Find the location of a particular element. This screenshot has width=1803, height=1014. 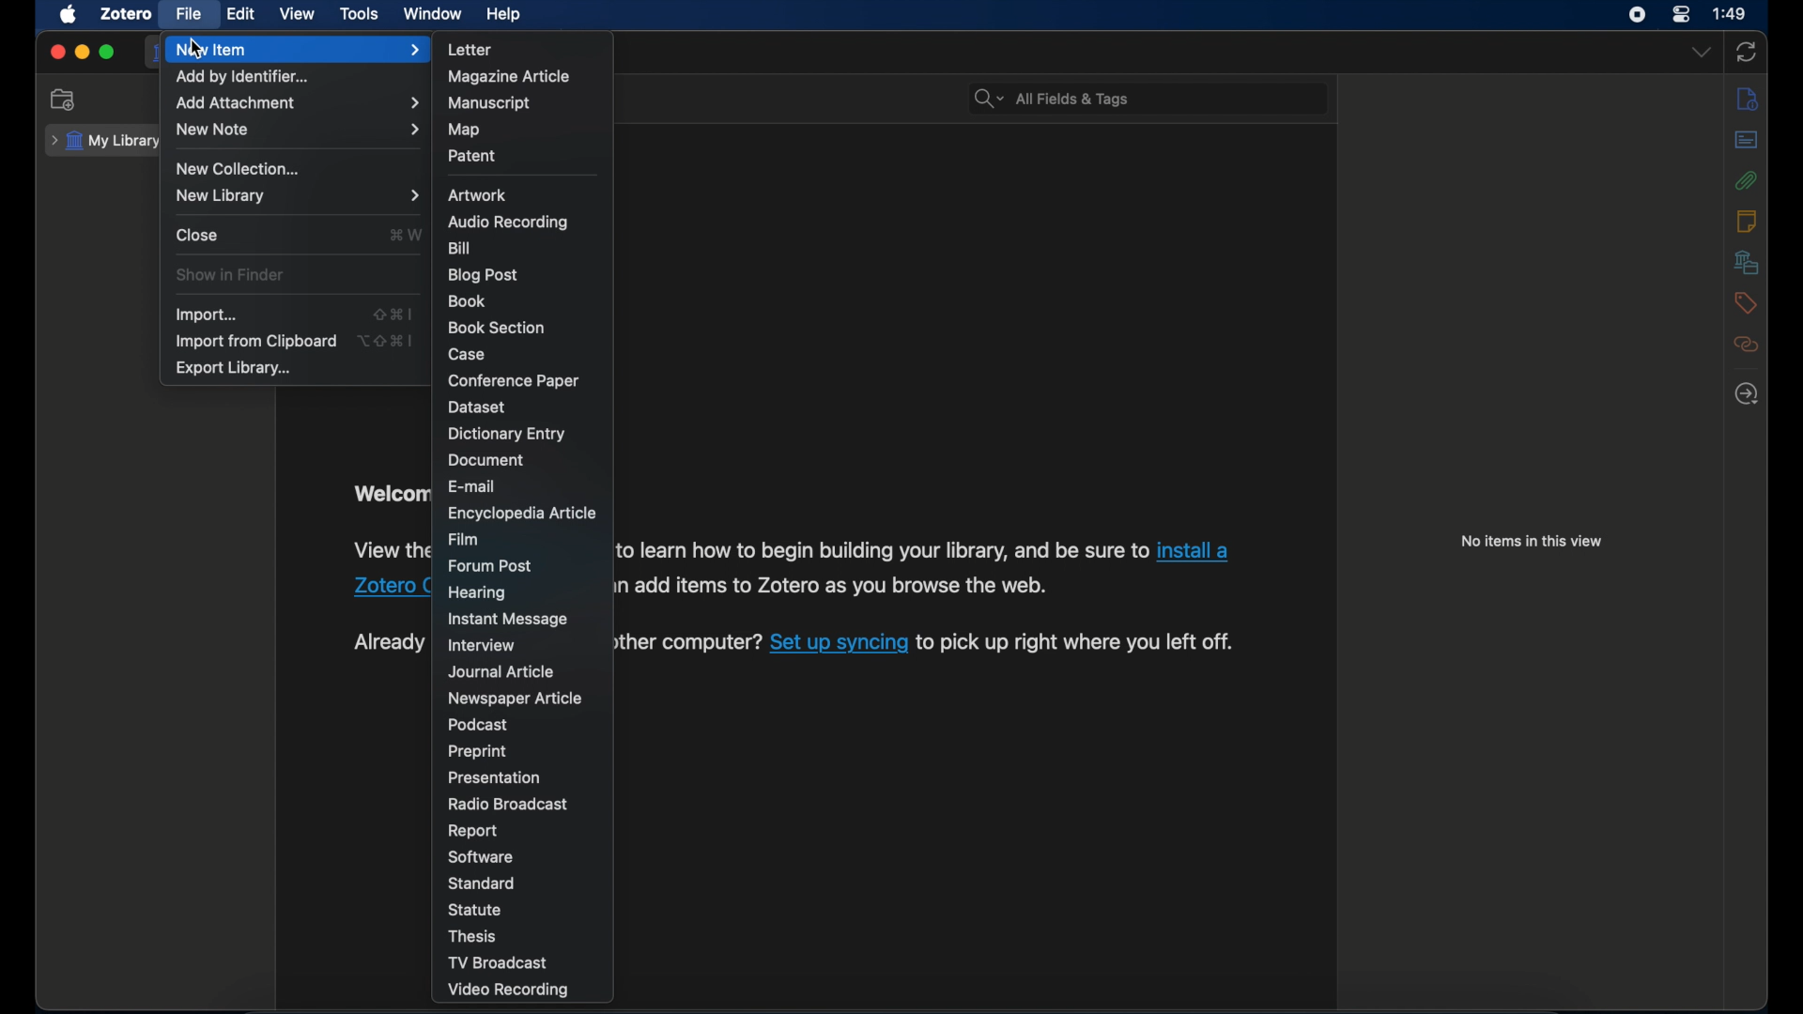

Welcome is located at coordinates (389, 493).